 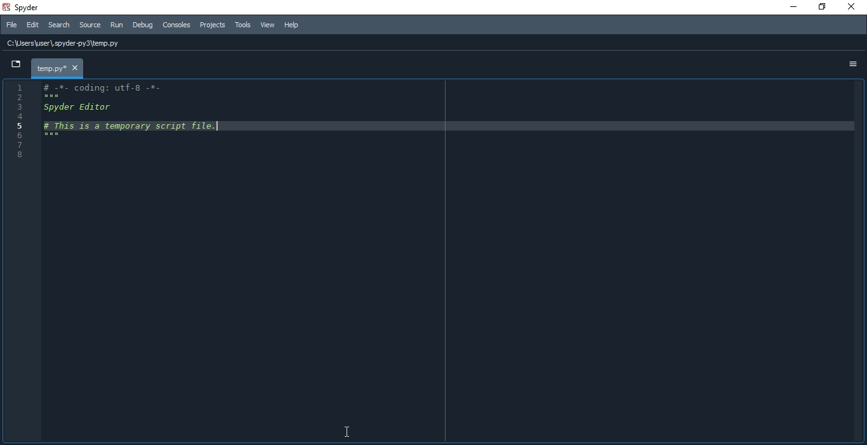 What do you see at coordinates (789, 8) in the screenshot?
I see `minimise` at bounding box center [789, 8].